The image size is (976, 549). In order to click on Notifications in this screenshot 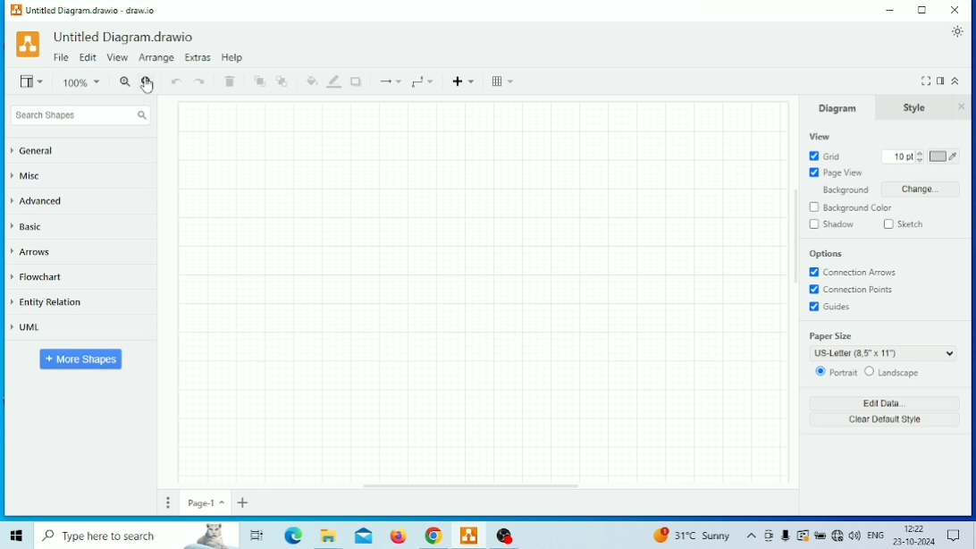, I will do `click(955, 535)`.